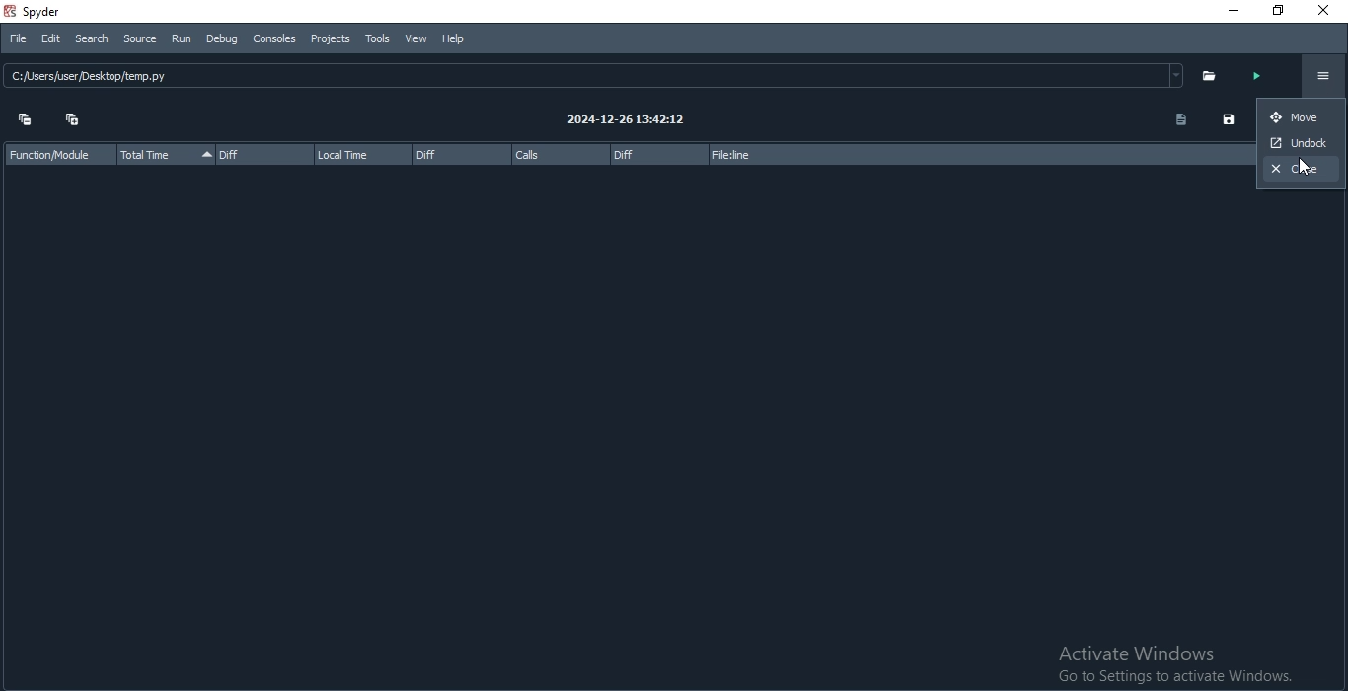 The height and width of the screenshot is (691, 1348). I want to click on document, so click(1177, 120).